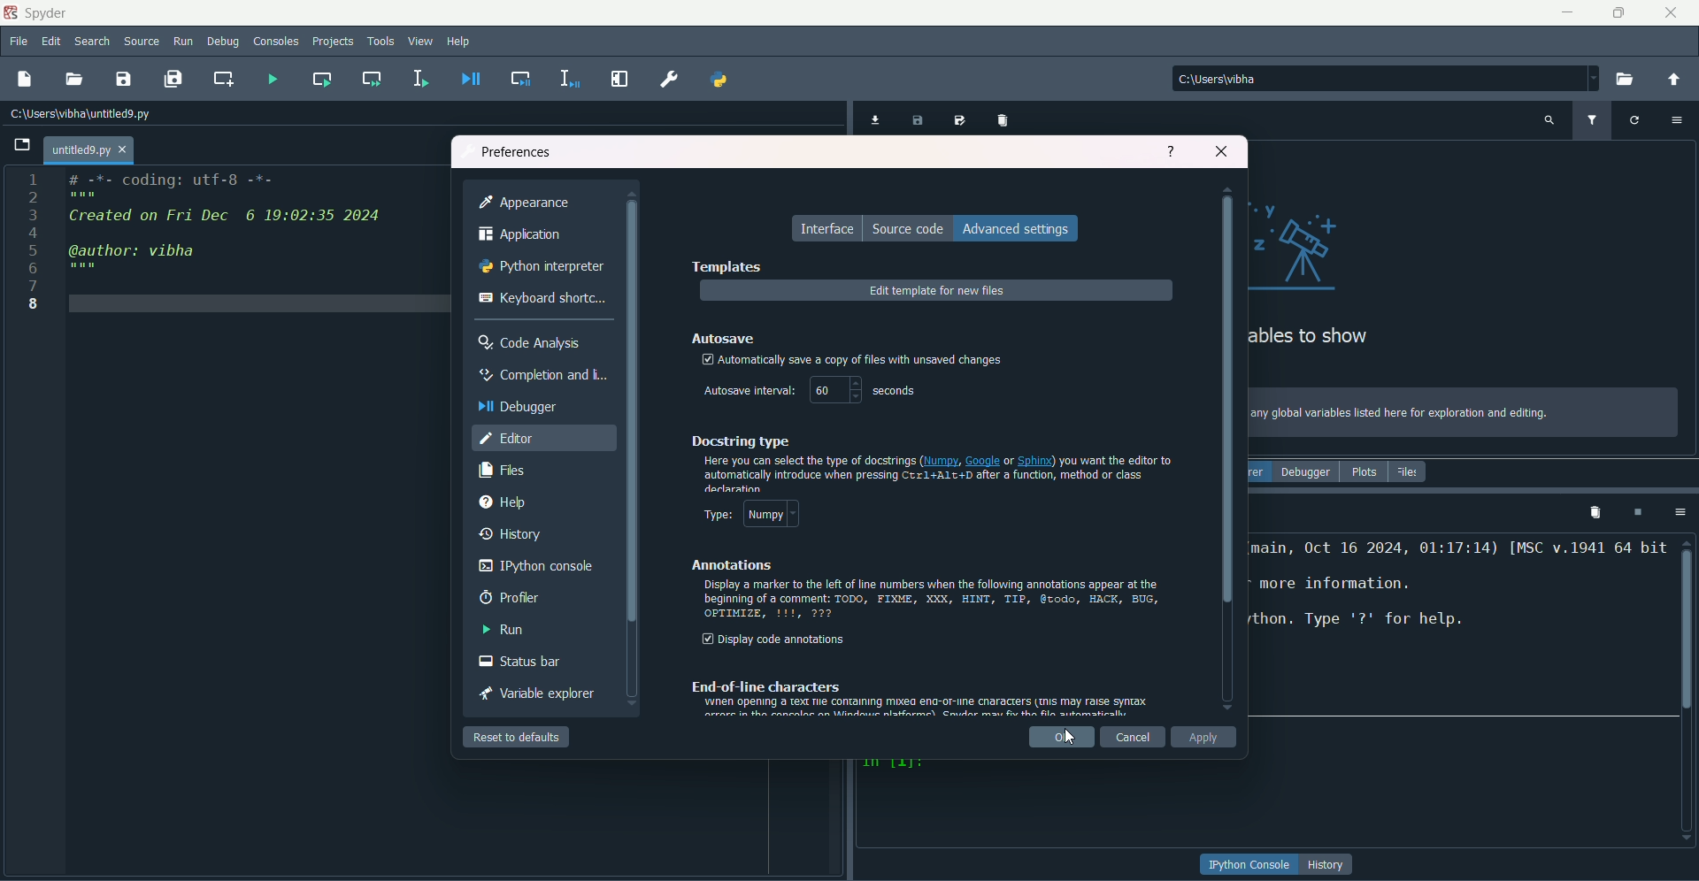 Image resolution: width=1699 pixels, height=881 pixels. I want to click on keyboard shortcut, so click(543, 296).